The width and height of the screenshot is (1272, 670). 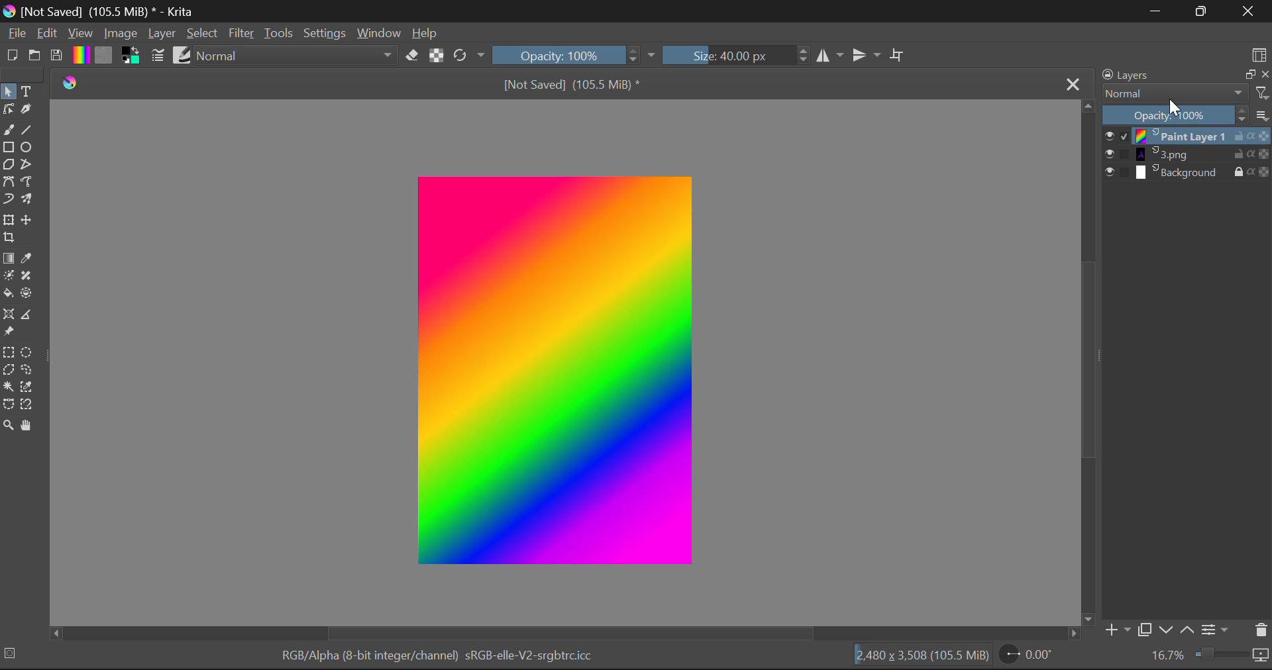 What do you see at coordinates (1157, 11) in the screenshot?
I see `Minimise` at bounding box center [1157, 11].